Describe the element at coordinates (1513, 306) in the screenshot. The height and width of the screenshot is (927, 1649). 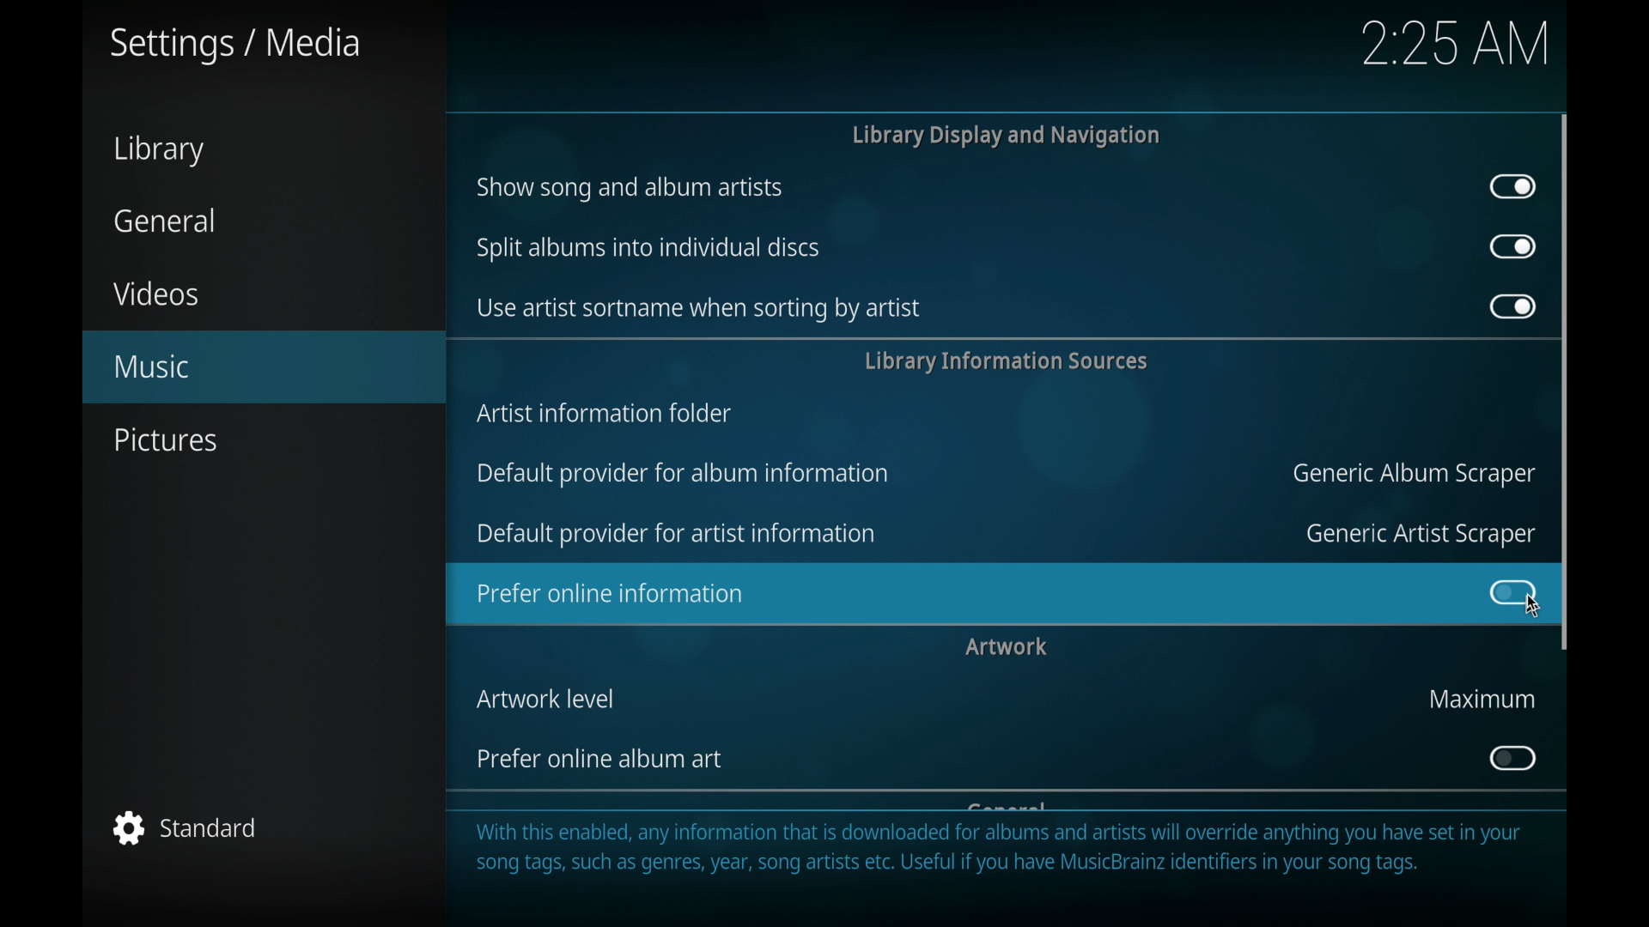
I see `toggle button` at that location.